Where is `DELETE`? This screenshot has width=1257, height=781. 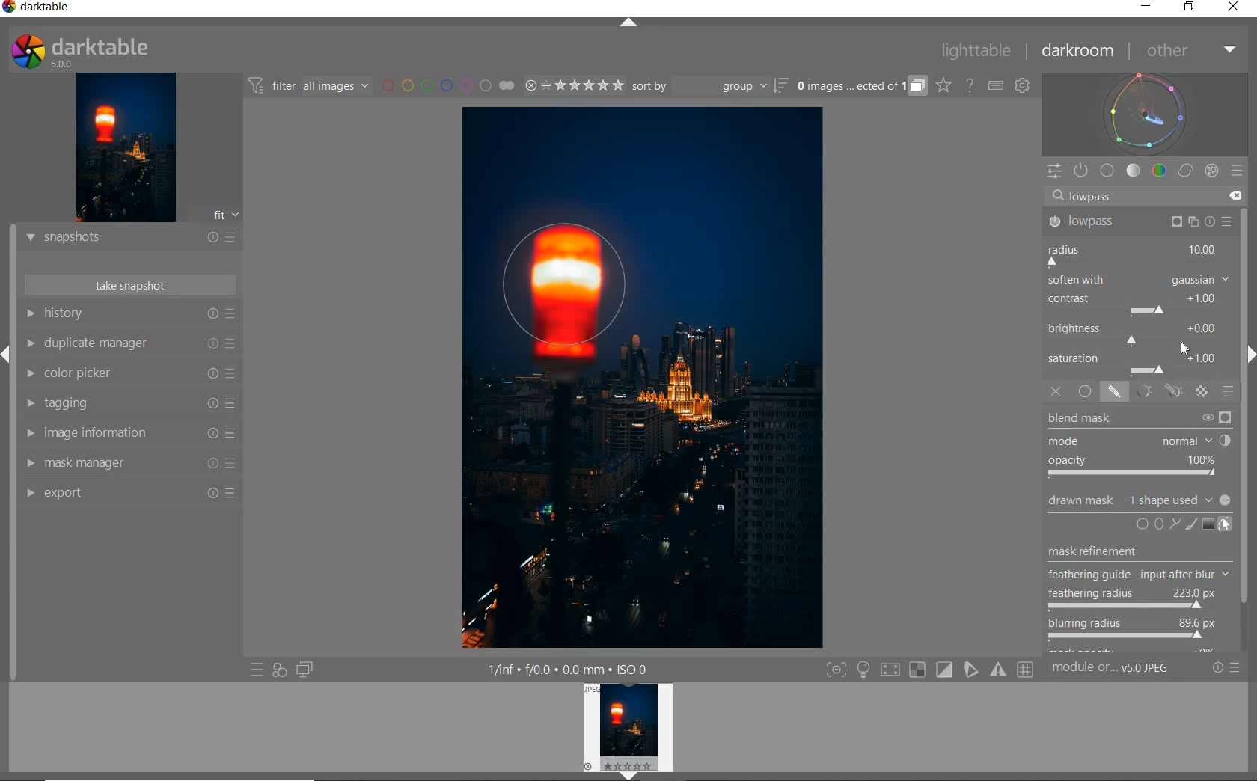 DELETE is located at coordinates (1237, 197).